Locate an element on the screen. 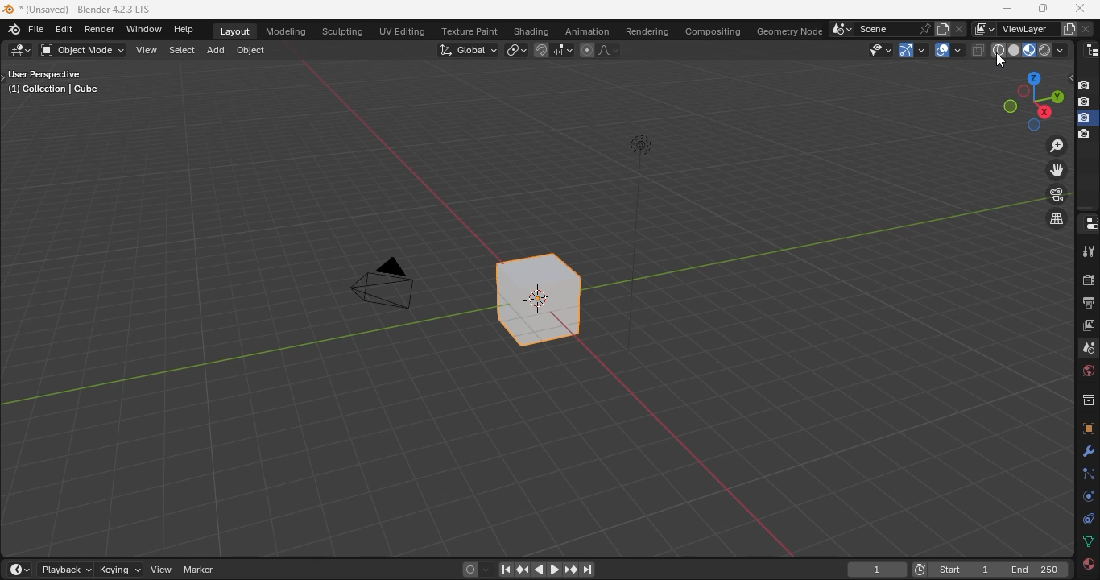 The image size is (1100, 580). new scene is located at coordinates (943, 28).